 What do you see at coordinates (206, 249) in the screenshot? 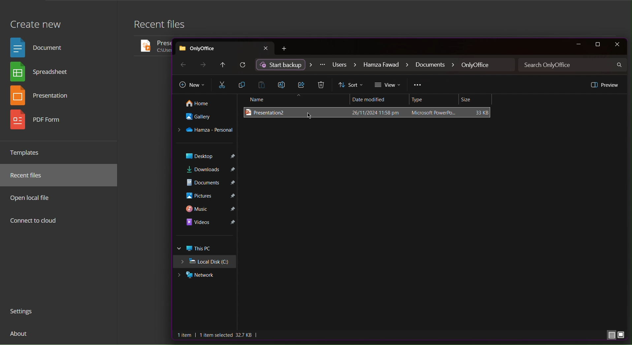
I see `This PC` at bounding box center [206, 249].